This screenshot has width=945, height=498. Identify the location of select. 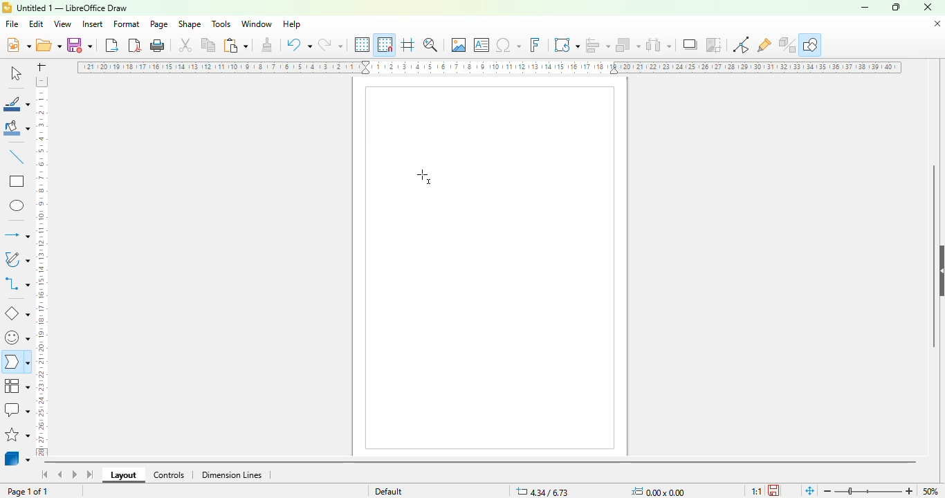
(15, 73).